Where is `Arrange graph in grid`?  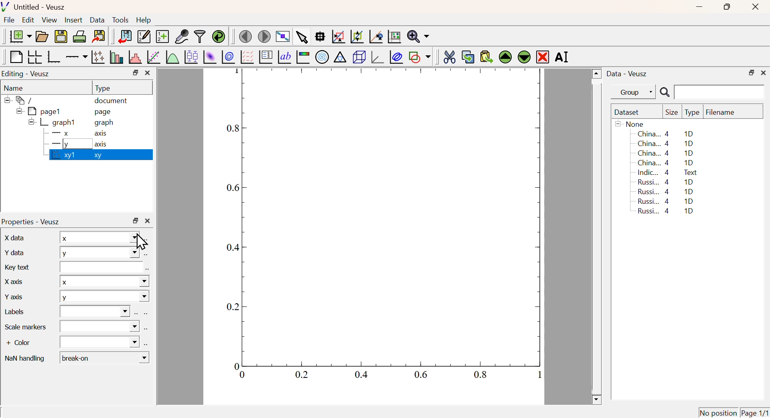
Arrange graph in grid is located at coordinates (34, 57).